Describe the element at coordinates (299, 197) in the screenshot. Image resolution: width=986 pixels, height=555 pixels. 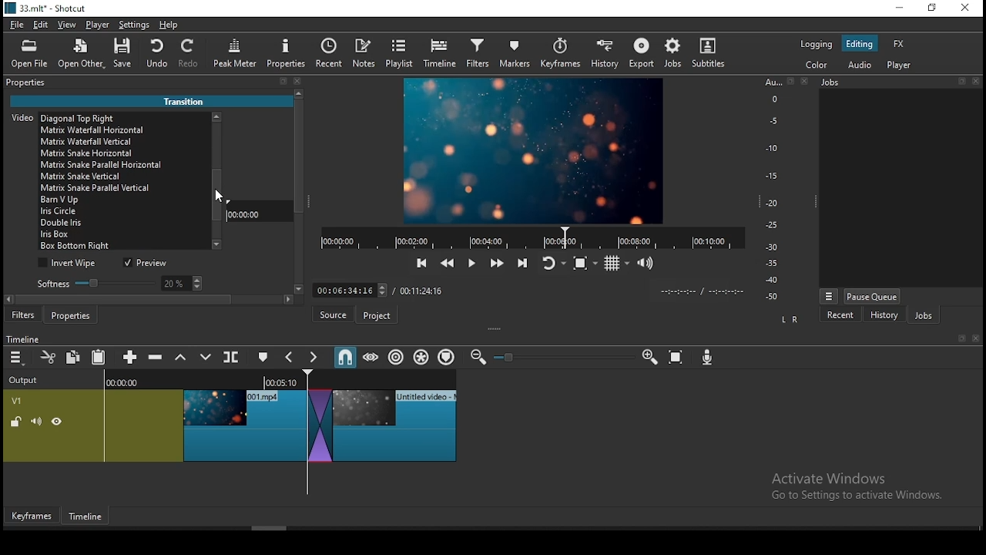
I see `scroll bar` at that location.